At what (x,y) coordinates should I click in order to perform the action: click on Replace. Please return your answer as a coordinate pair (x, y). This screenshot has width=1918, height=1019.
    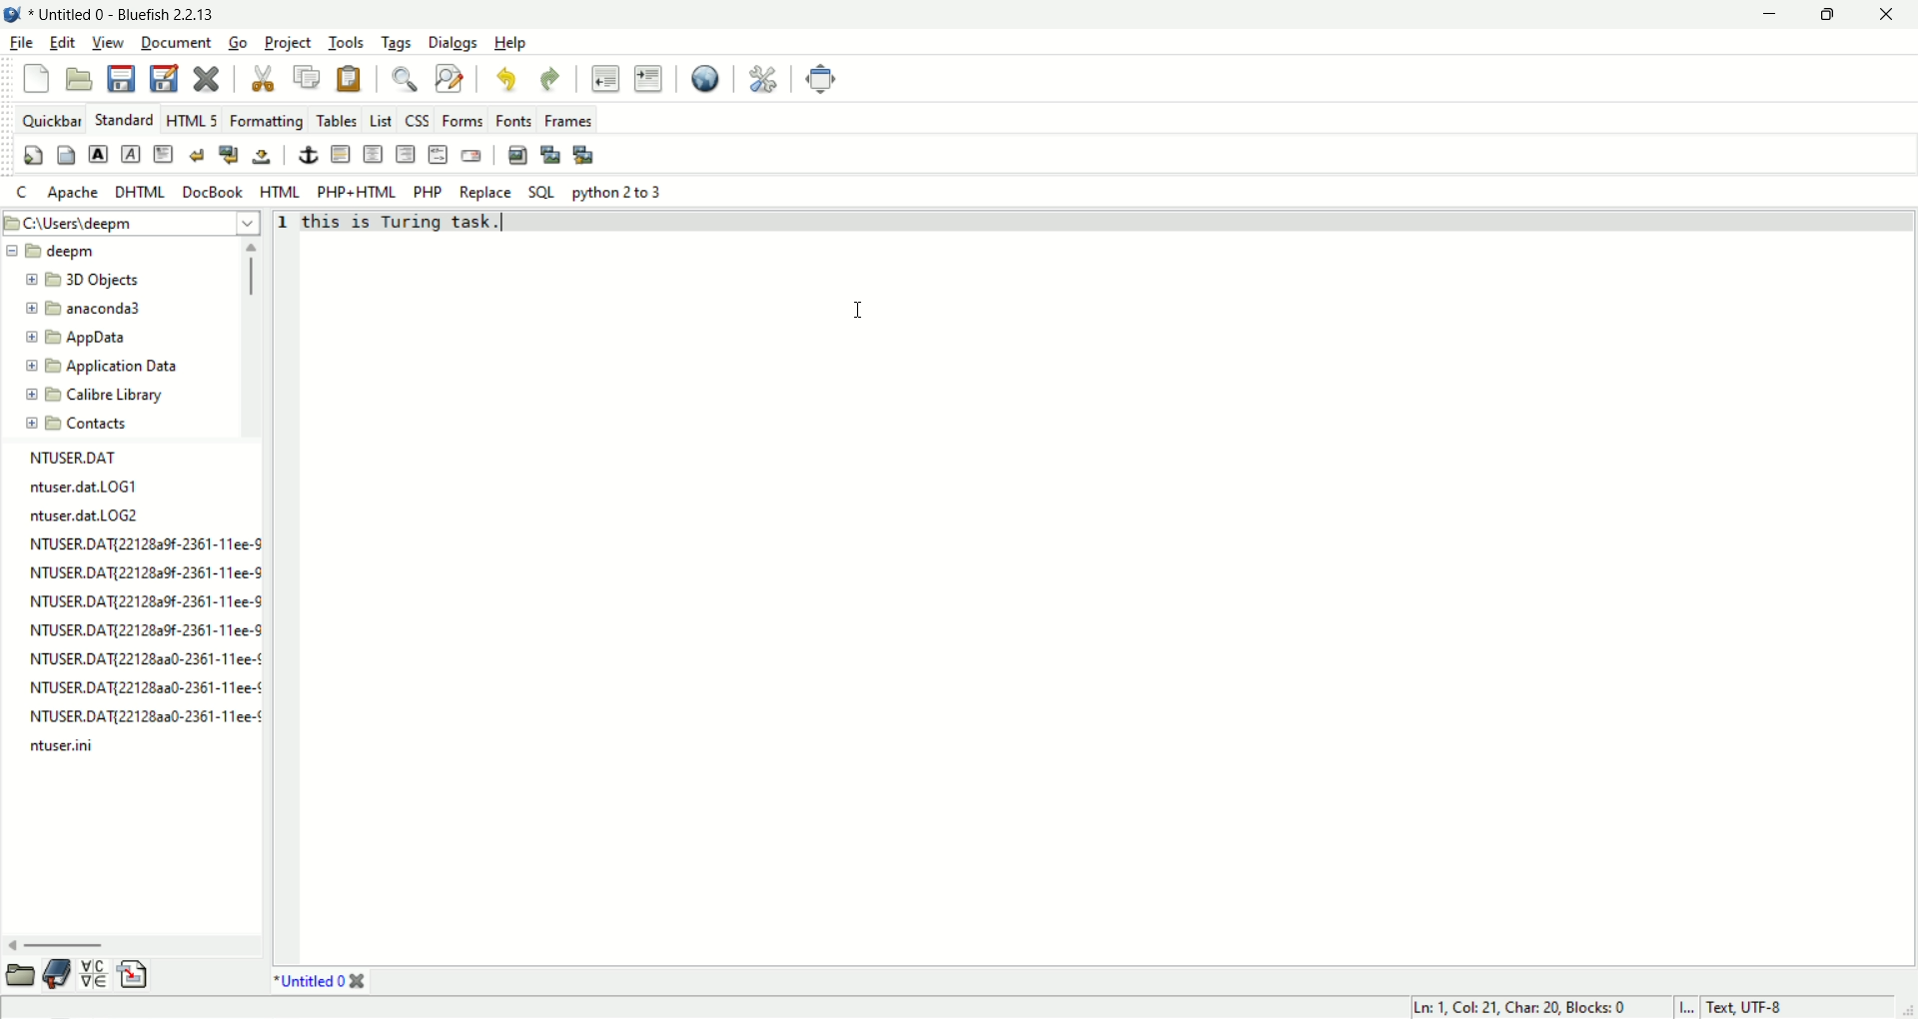
    Looking at the image, I should click on (485, 193).